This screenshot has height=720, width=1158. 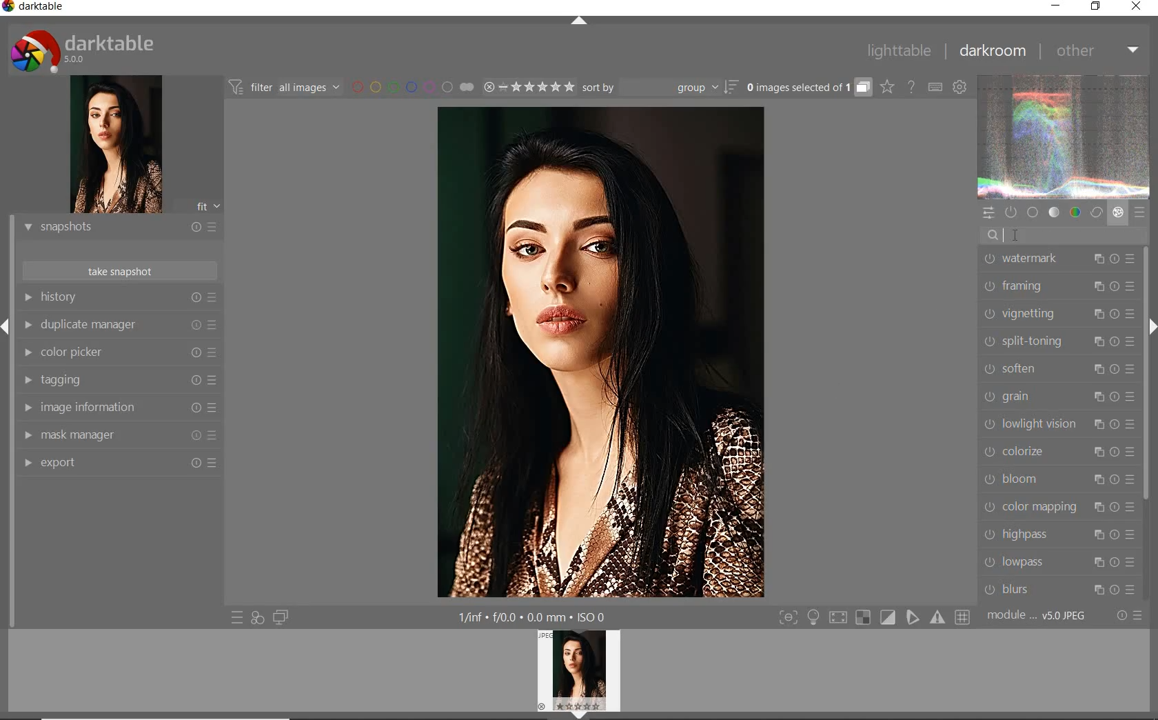 What do you see at coordinates (815, 618) in the screenshot?
I see `light sign ` at bounding box center [815, 618].